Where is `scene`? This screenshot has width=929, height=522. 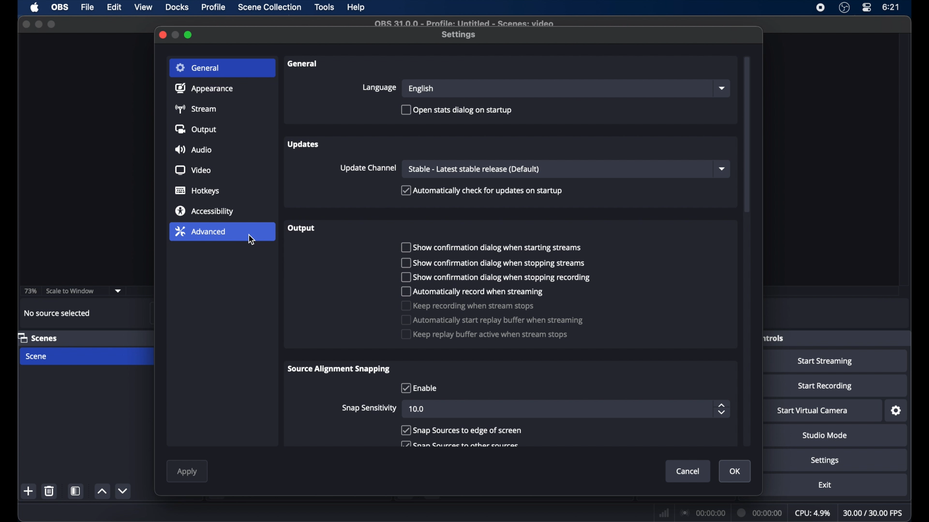 scene is located at coordinates (37, 357).